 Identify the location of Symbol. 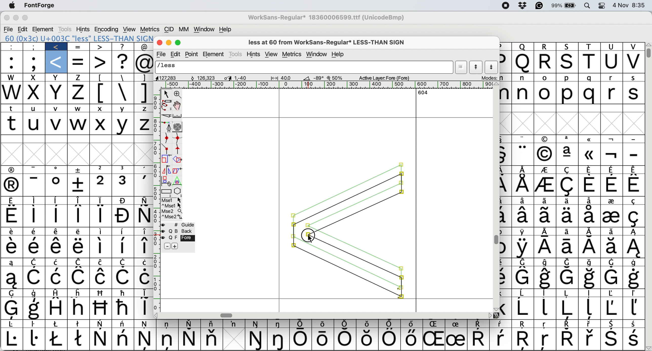
(634, 169).